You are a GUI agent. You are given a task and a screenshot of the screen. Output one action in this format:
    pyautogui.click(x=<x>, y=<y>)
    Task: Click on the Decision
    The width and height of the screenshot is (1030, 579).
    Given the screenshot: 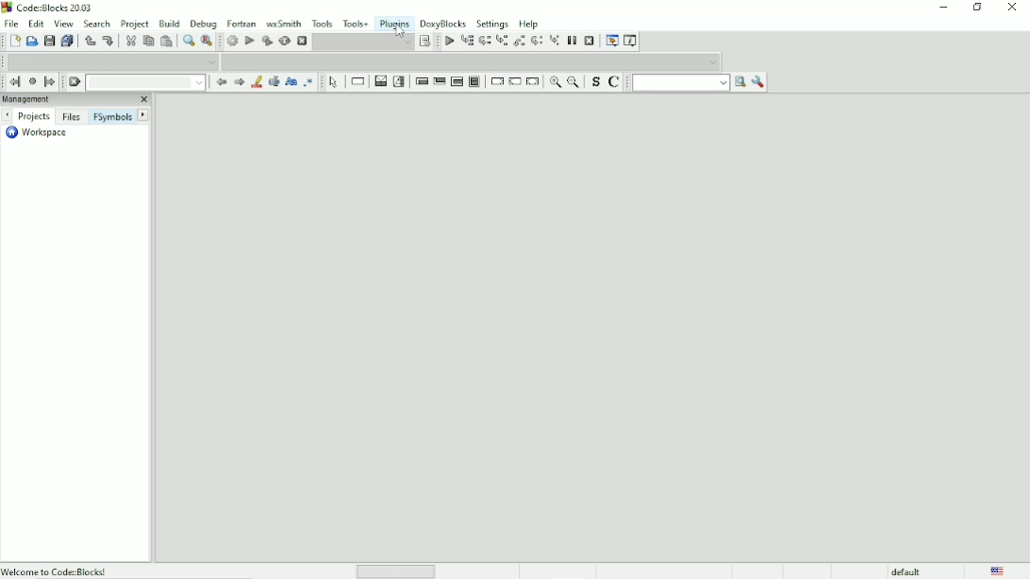 What is the action you would take?
    pyautogui.click(x=379, y=81)
    